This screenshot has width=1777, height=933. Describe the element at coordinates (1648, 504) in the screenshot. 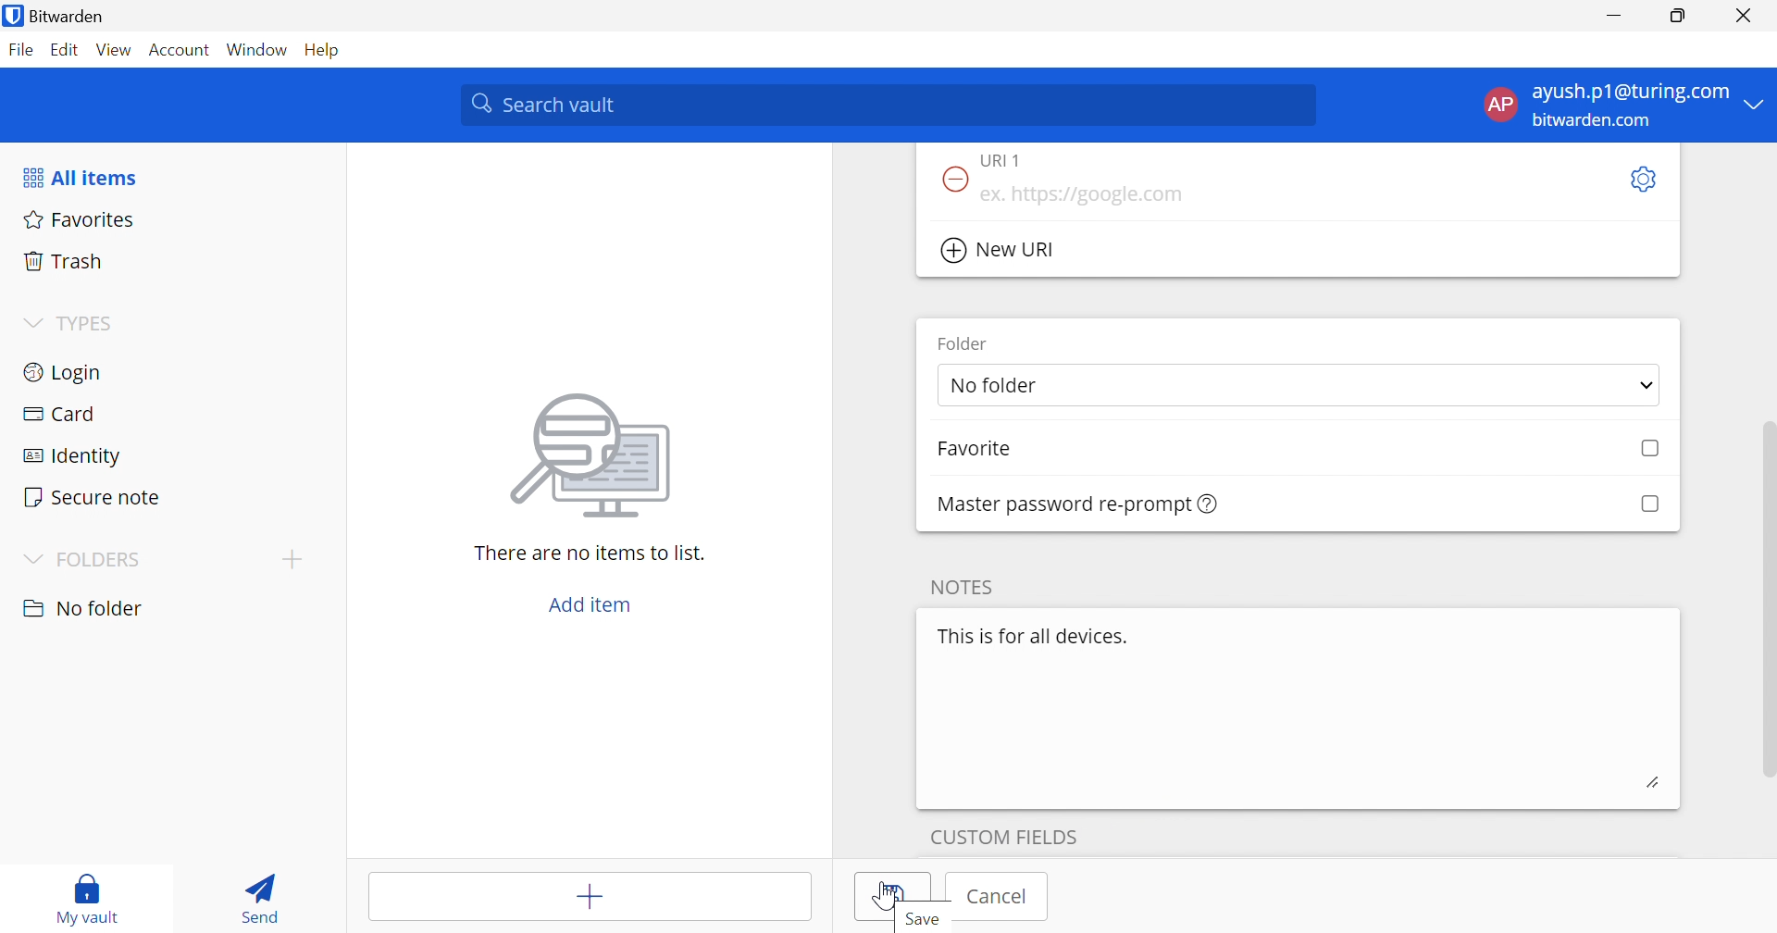

I see `Checkbox` at that location.